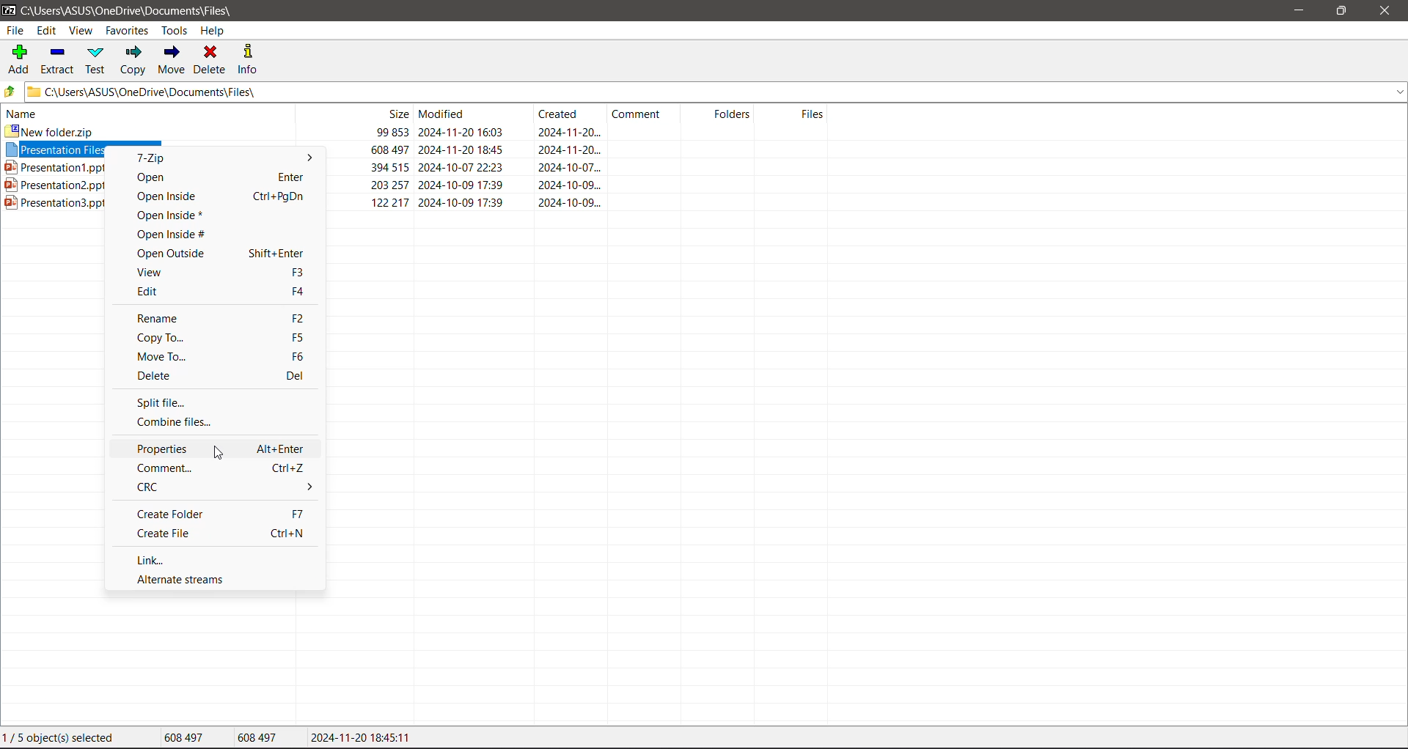 Image resolution: width=1408 pixels, height=749 pixels. What do you see at coordinates (97, 61) in the screenshot?
I see `Test` at bounding box center [97, 61].